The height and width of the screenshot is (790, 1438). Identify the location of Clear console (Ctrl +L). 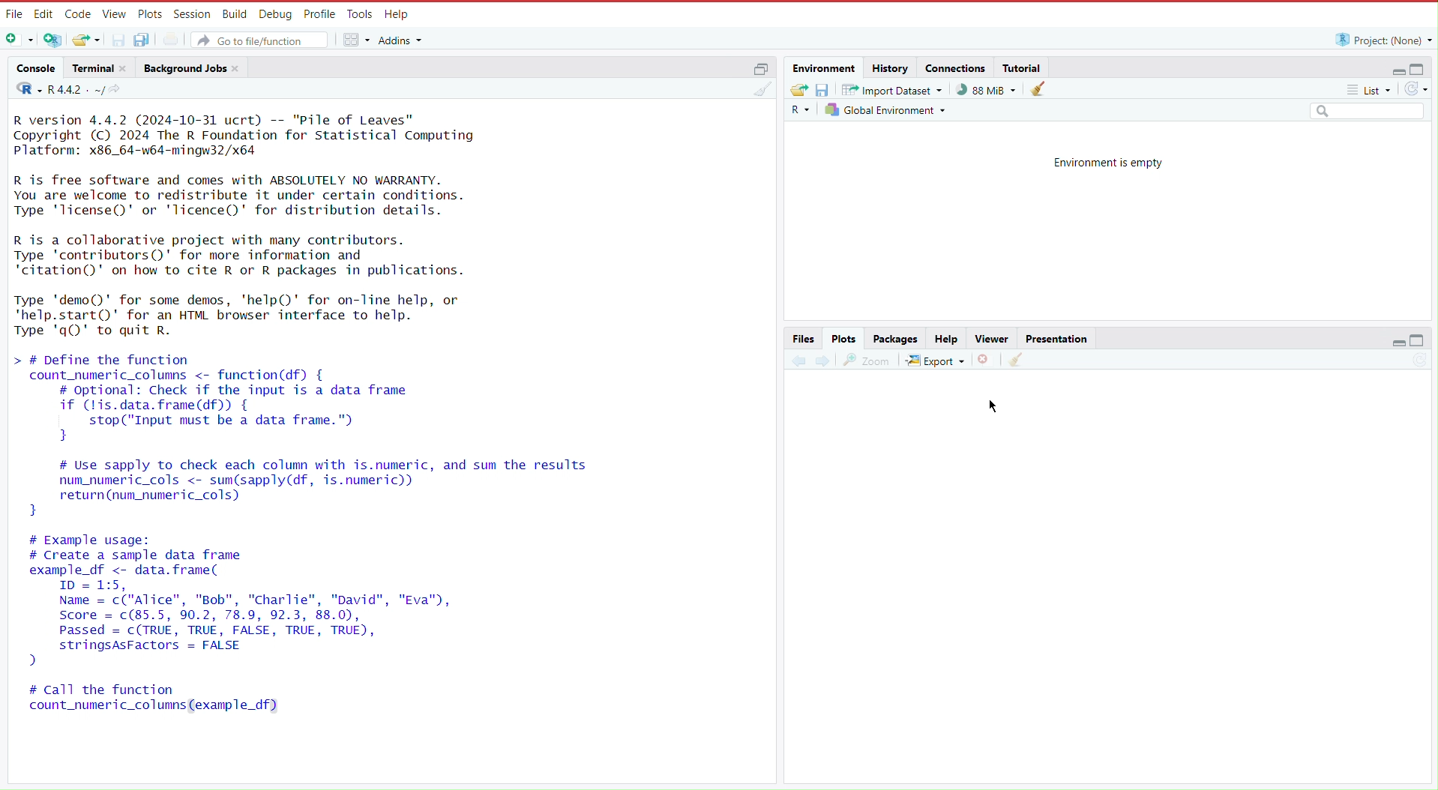
(1015, 360).